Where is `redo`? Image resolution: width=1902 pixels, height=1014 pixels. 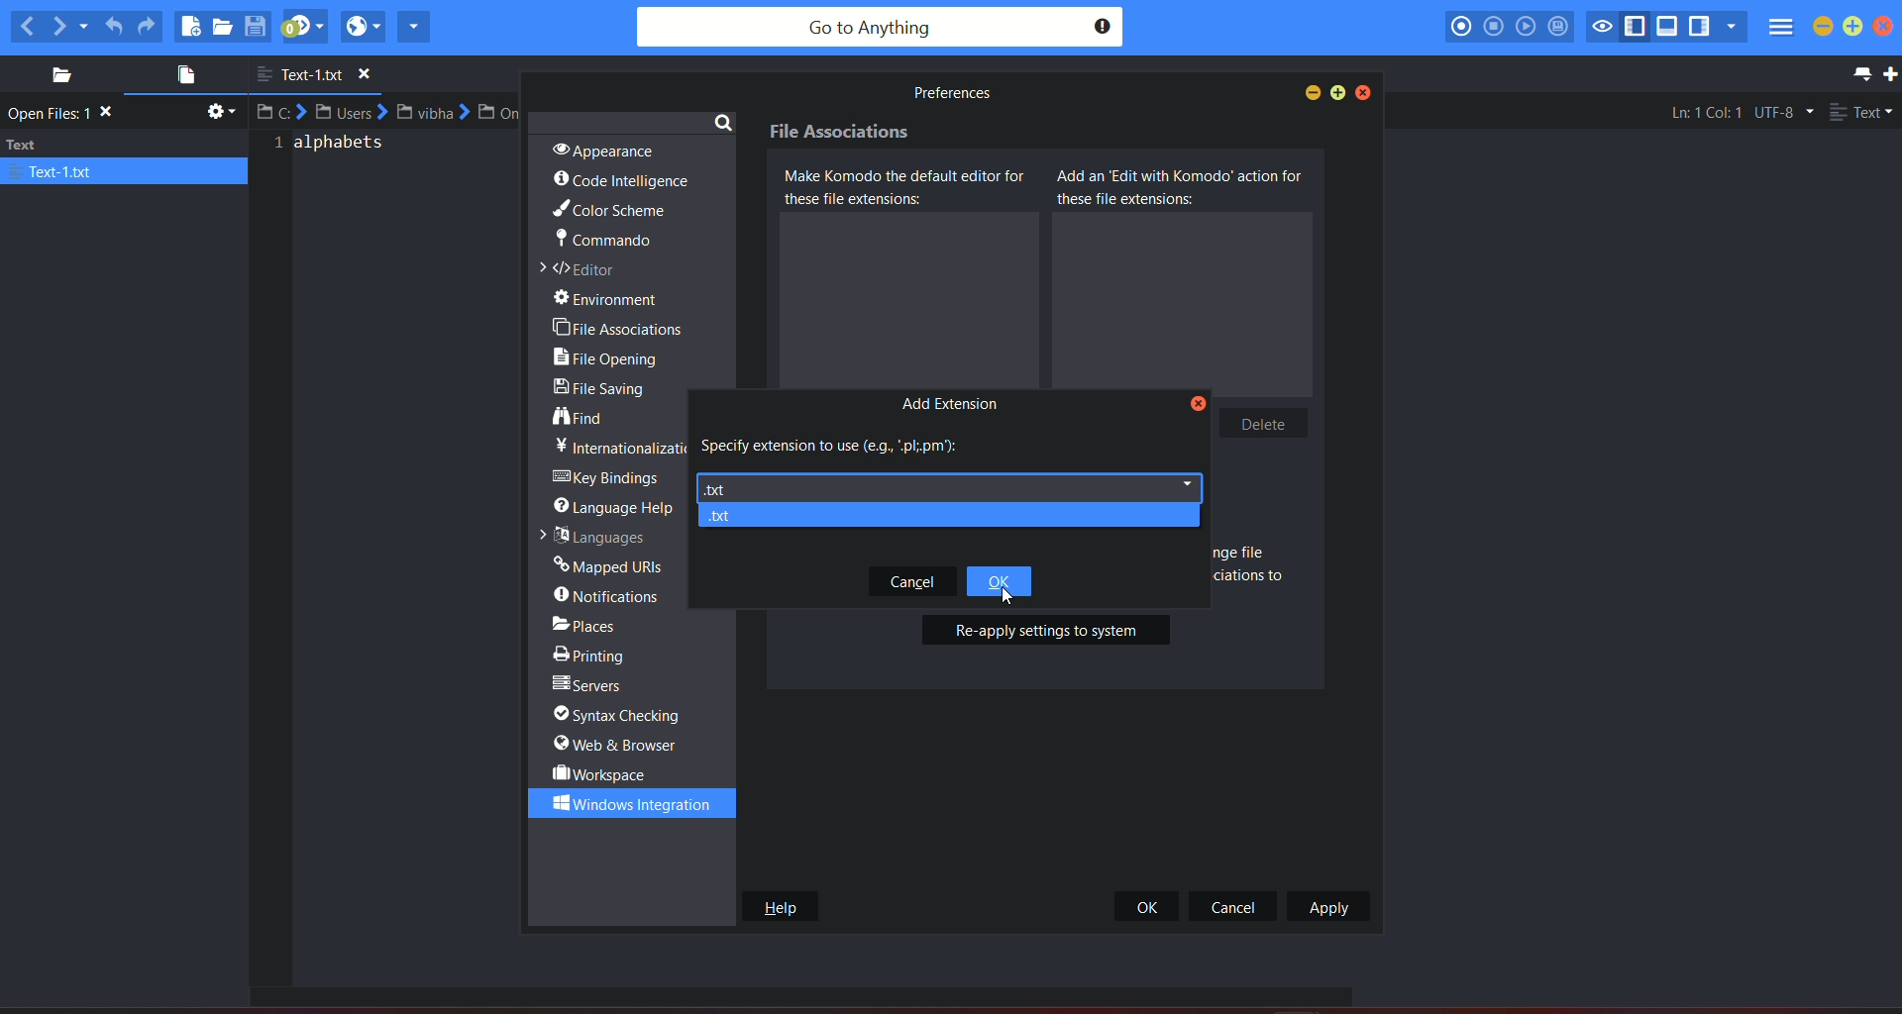 redo is located at coordinates (148, 26).